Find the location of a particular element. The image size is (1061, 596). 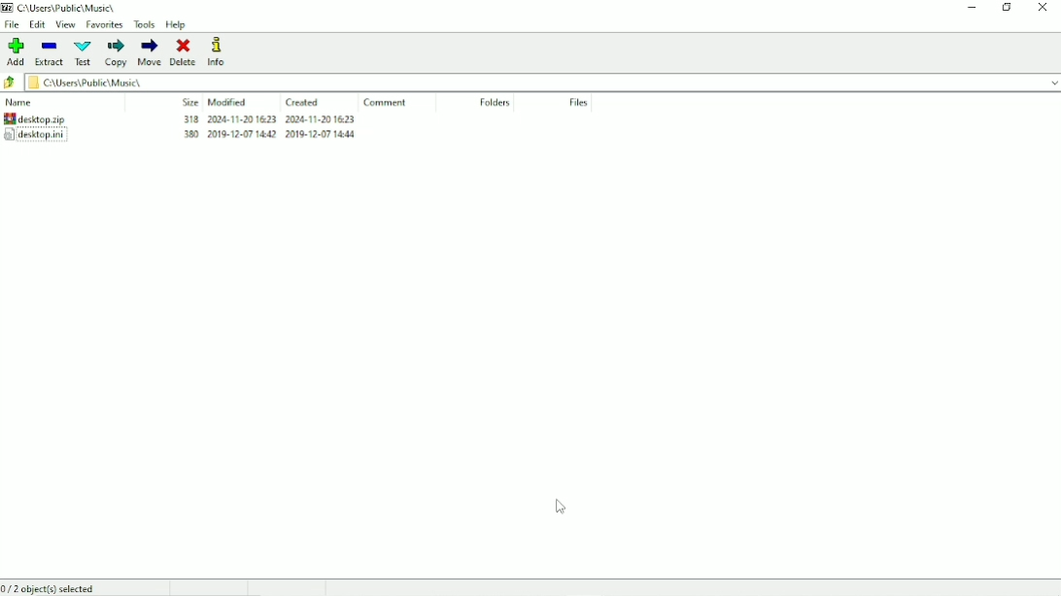

Location is located at coordinates (63, 8).